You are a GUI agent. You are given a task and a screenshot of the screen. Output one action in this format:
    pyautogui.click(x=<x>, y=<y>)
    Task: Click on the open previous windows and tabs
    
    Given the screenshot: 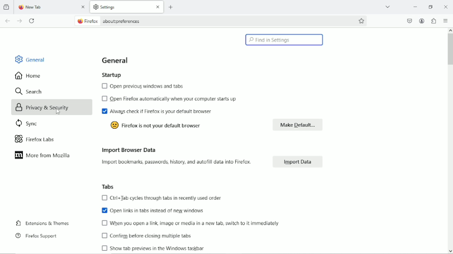 What is the action you would take?
    pyautogui.click(x=153, y=86)
    